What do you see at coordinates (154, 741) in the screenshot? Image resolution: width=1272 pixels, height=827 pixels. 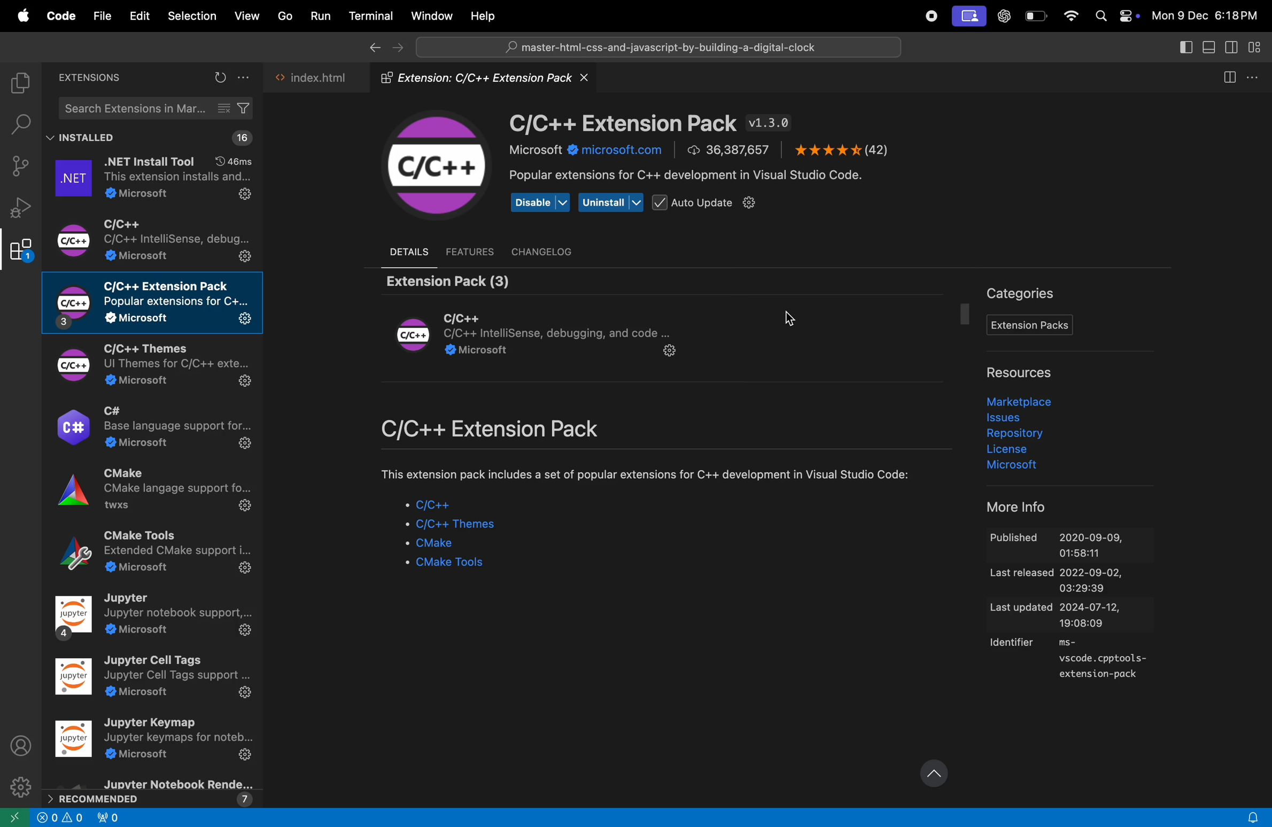 I see `jupyter key map extensions` at bounding box center [154, 741].